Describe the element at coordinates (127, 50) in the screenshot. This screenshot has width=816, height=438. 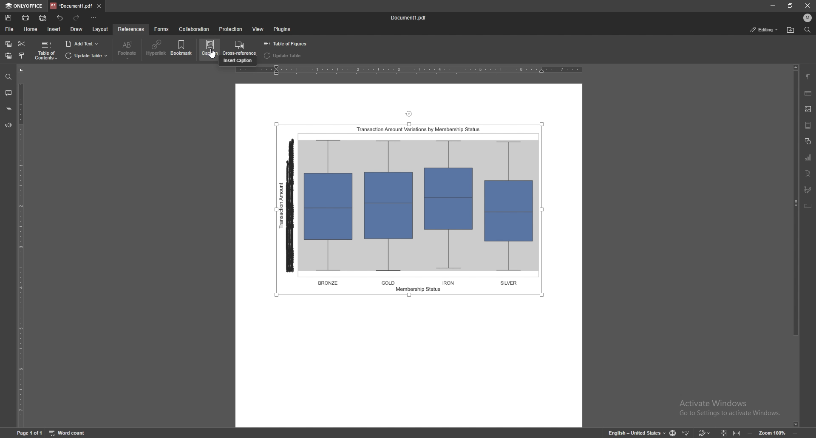
I see `footnote` at that location.